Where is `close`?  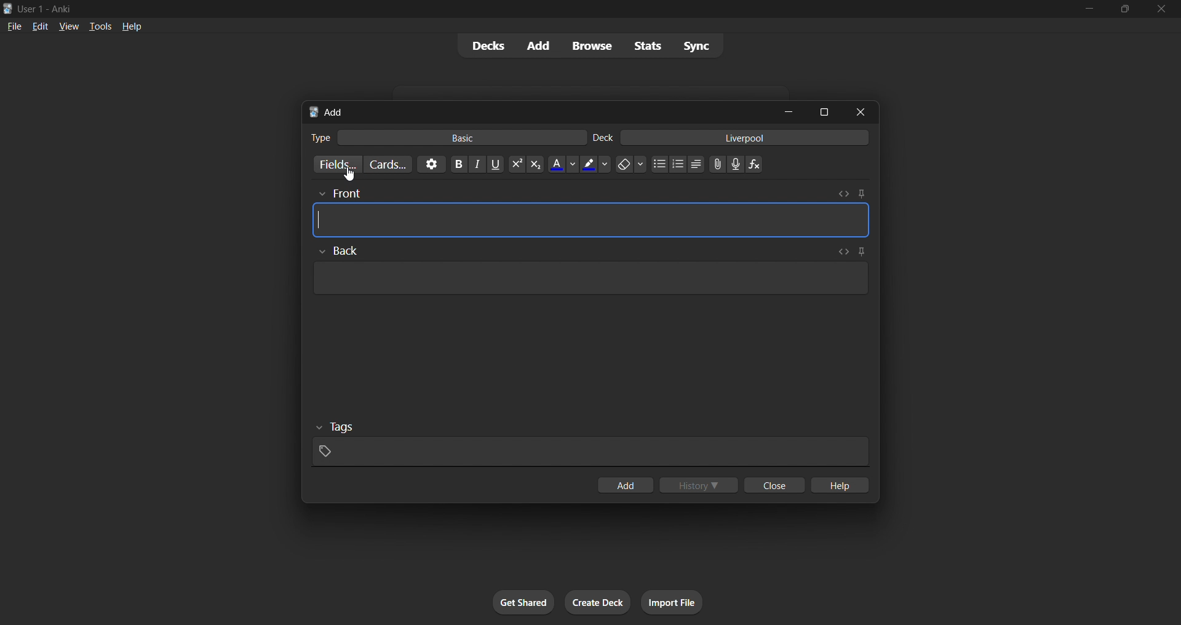
close is located at coordinates (774, 485).